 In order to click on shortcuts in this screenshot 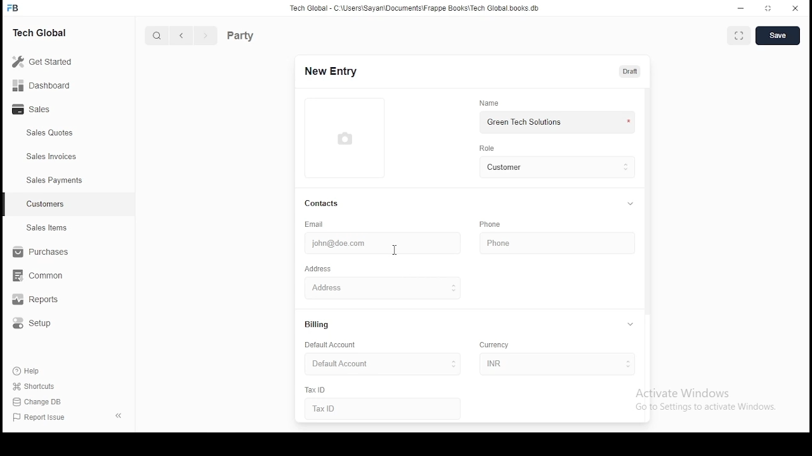, I will do `click(33, 387)`.